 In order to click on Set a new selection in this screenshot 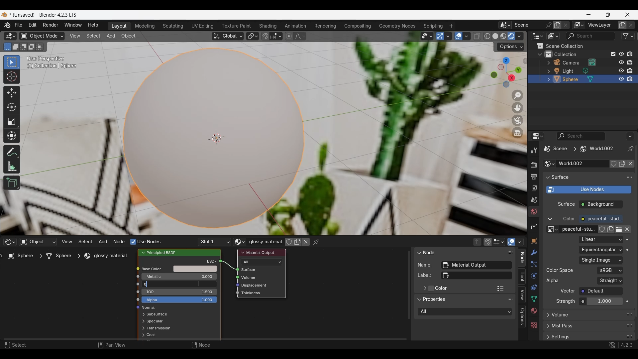, I will do `click(8, 47)`.